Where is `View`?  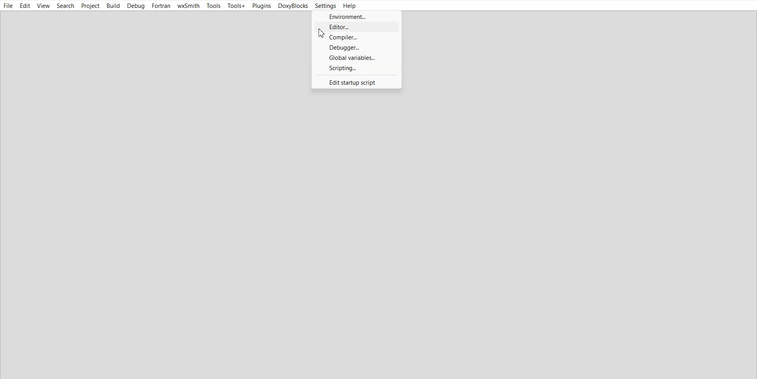 View is located at coordinates (44, 6).